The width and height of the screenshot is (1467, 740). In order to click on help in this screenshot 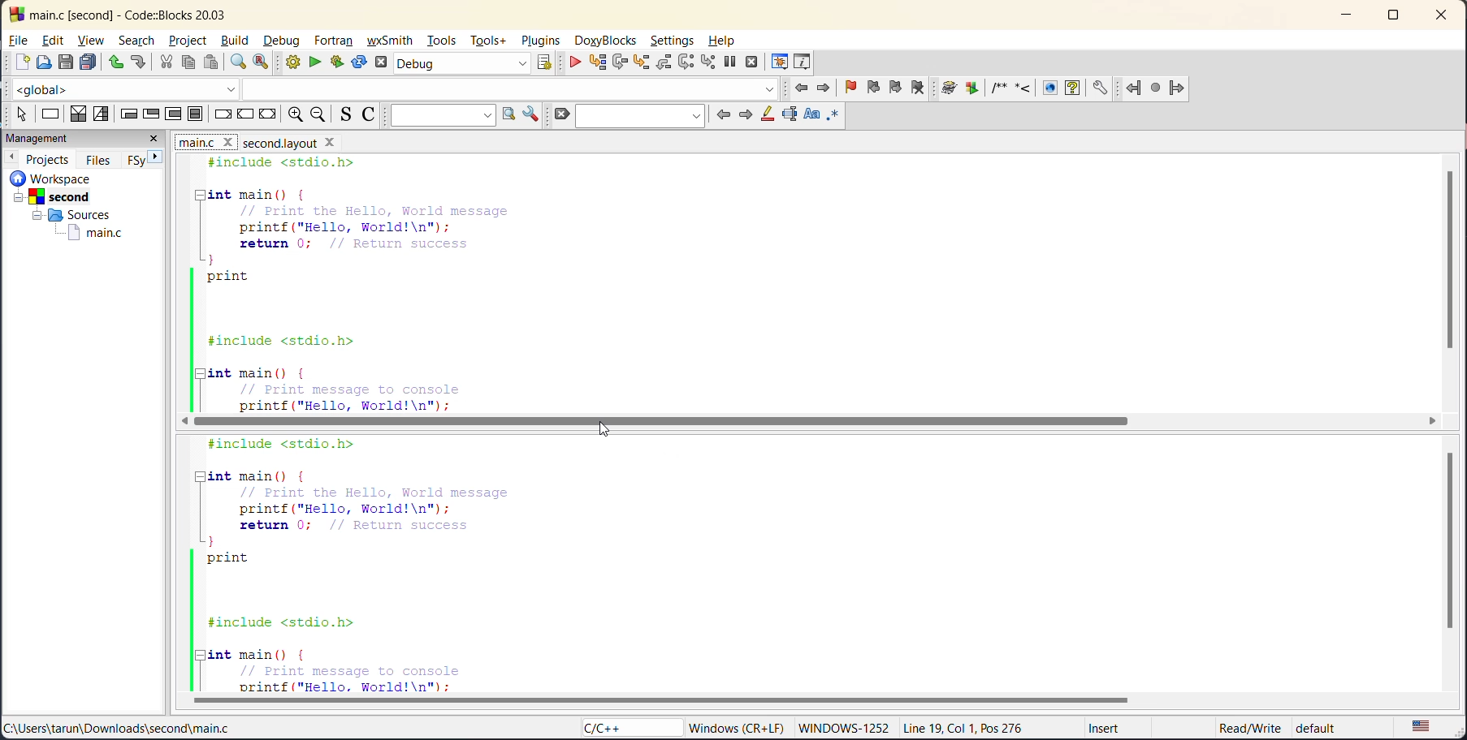, I will do `click(729, 41)`.